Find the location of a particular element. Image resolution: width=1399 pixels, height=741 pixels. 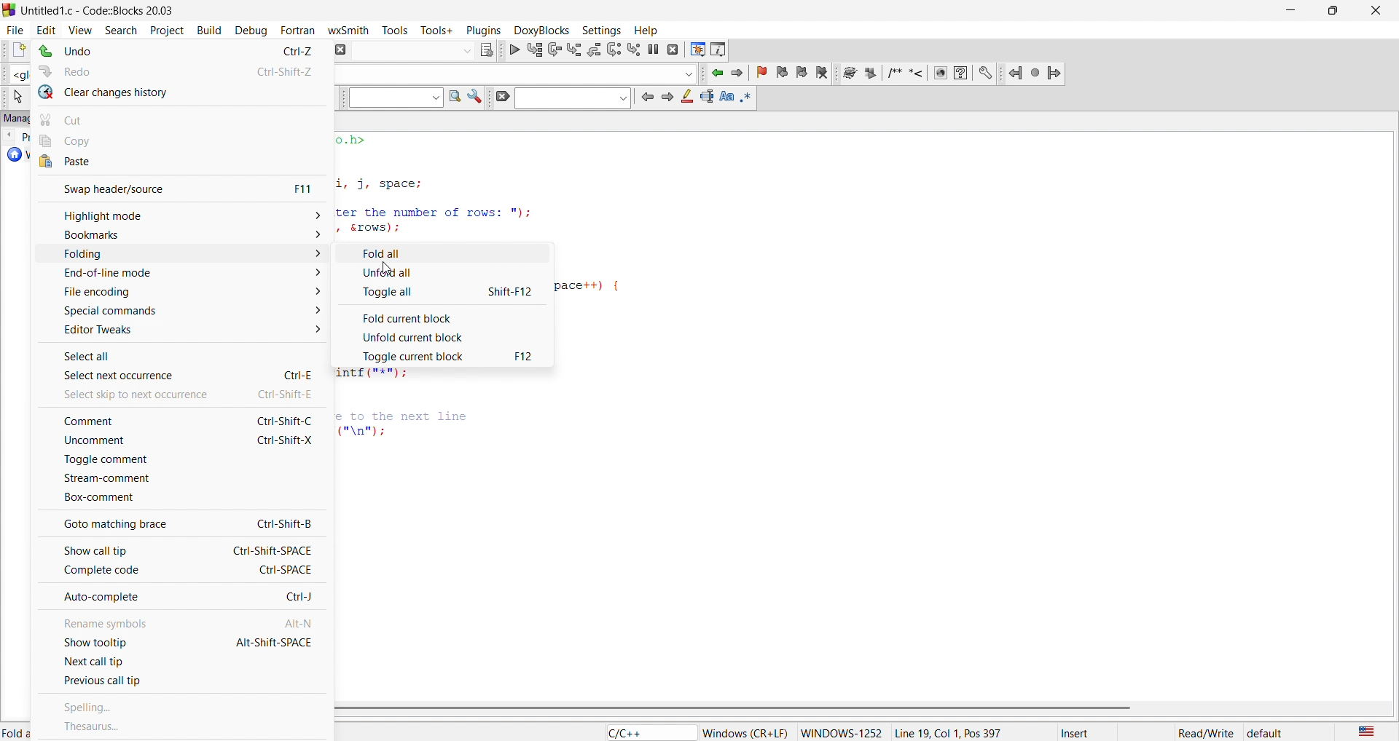

close is located at coordinates (1374, 11).